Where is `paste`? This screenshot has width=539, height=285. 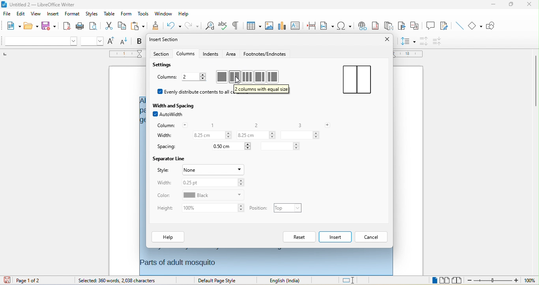
paste is located at coordinates (137, 26).